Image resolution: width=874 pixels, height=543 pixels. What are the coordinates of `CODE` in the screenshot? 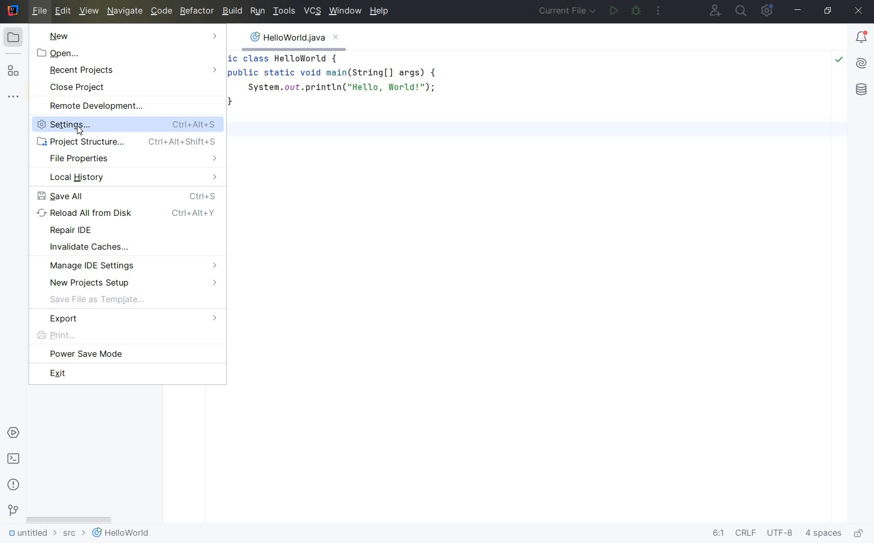 It's located at (161, 12).